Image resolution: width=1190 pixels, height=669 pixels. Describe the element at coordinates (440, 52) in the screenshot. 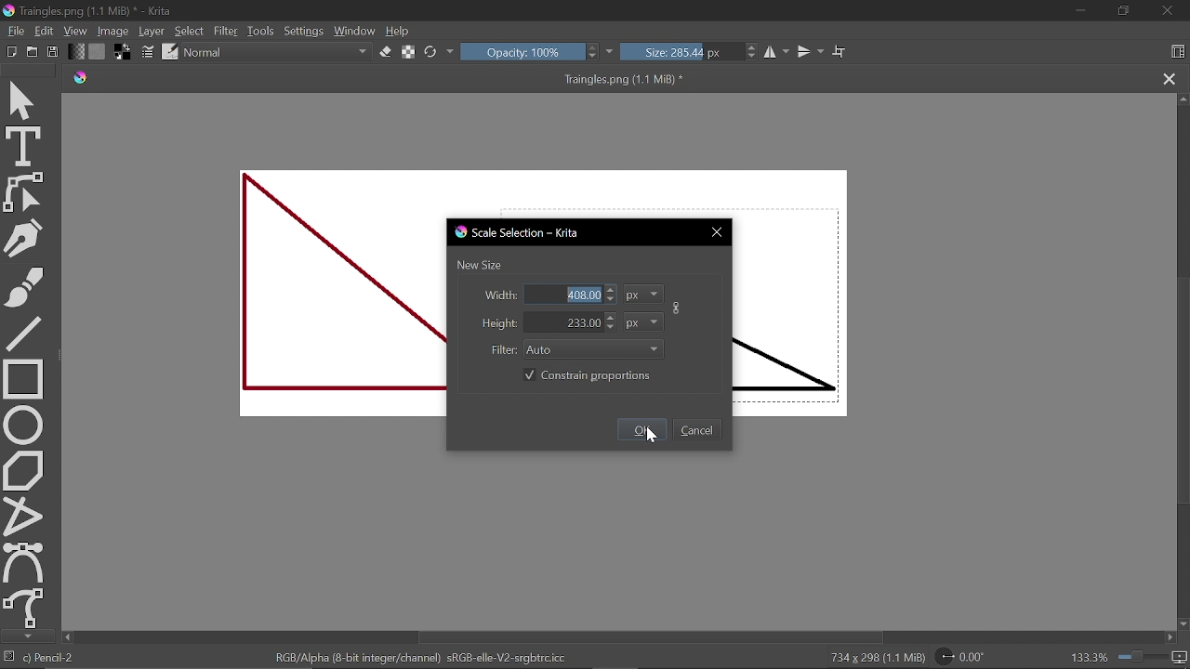

I see `Reload original preset` at that location.